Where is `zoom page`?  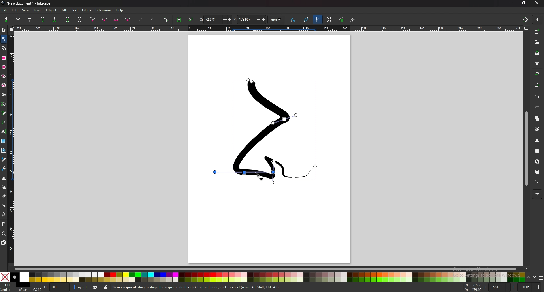 zoom page is located at coordinates (537, 172).